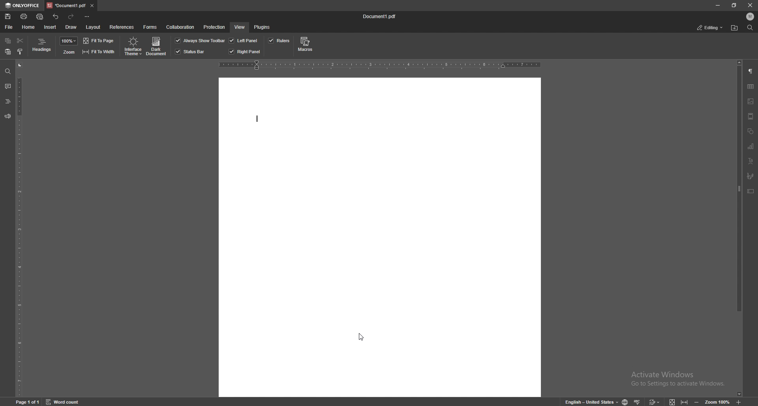 The height and width of the screenshot is (406, 758). I want to click on zoom out, so click(698, 401).